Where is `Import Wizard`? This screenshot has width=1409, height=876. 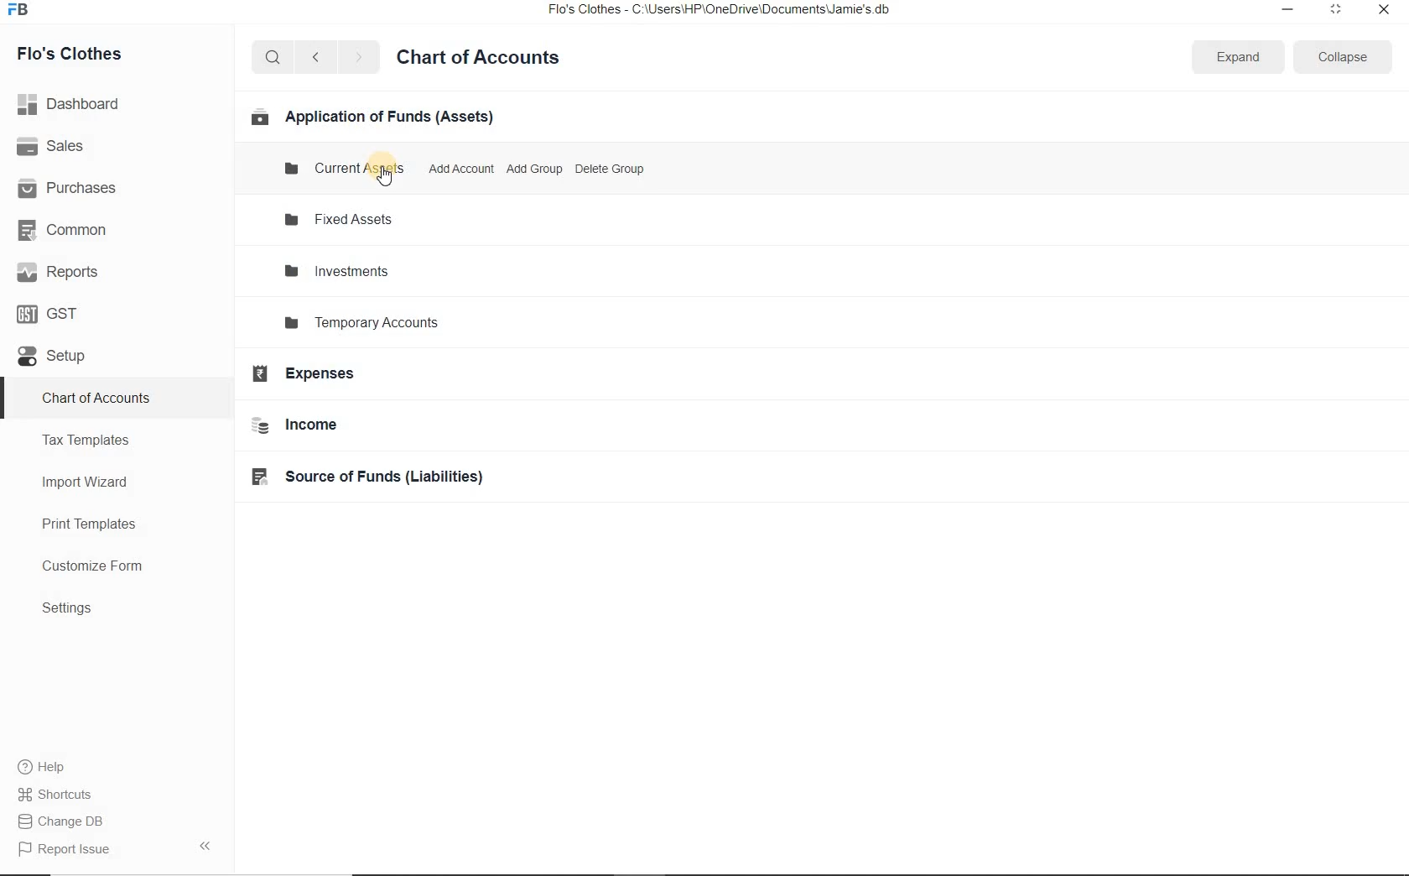
Import Wizard is located at coordinates (106, 484).